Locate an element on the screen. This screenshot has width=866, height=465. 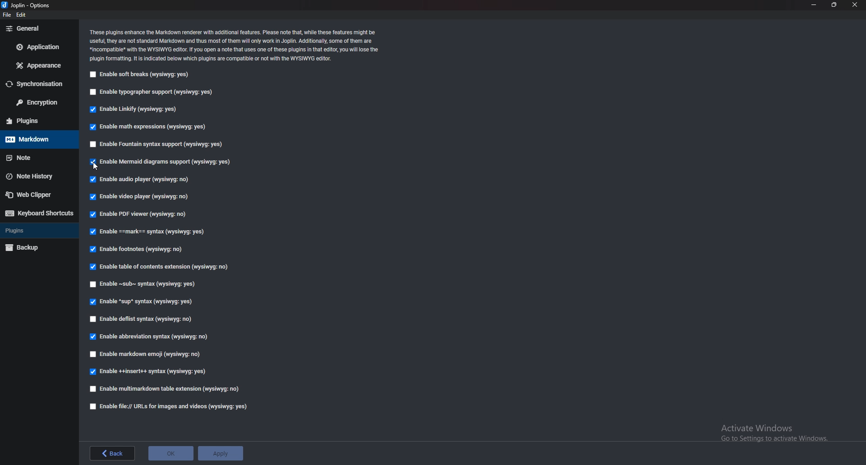
file is located at coordinates (6, 15).